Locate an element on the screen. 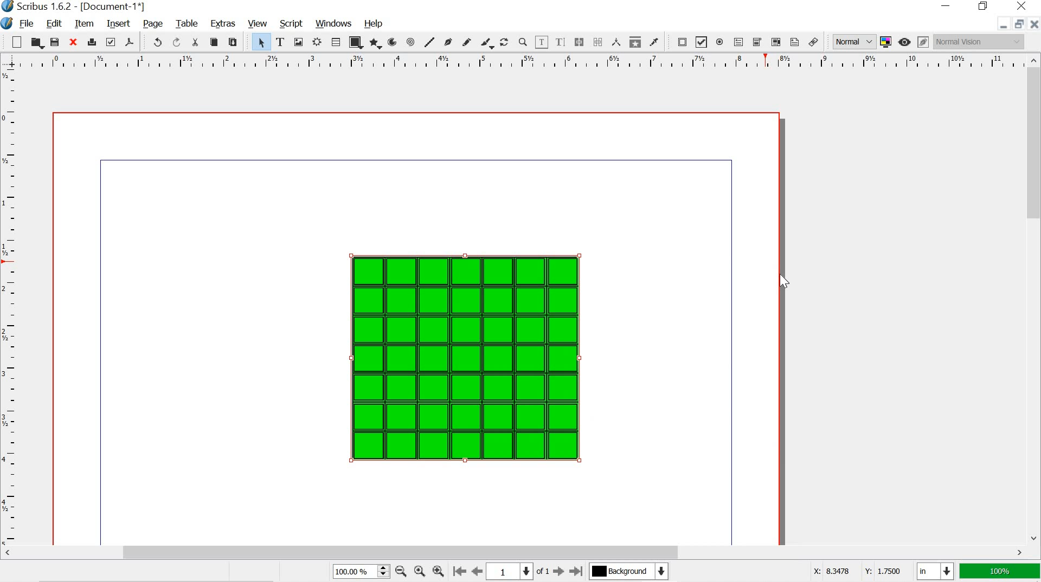  edit in preview mode is located at coordinates (923, 41).